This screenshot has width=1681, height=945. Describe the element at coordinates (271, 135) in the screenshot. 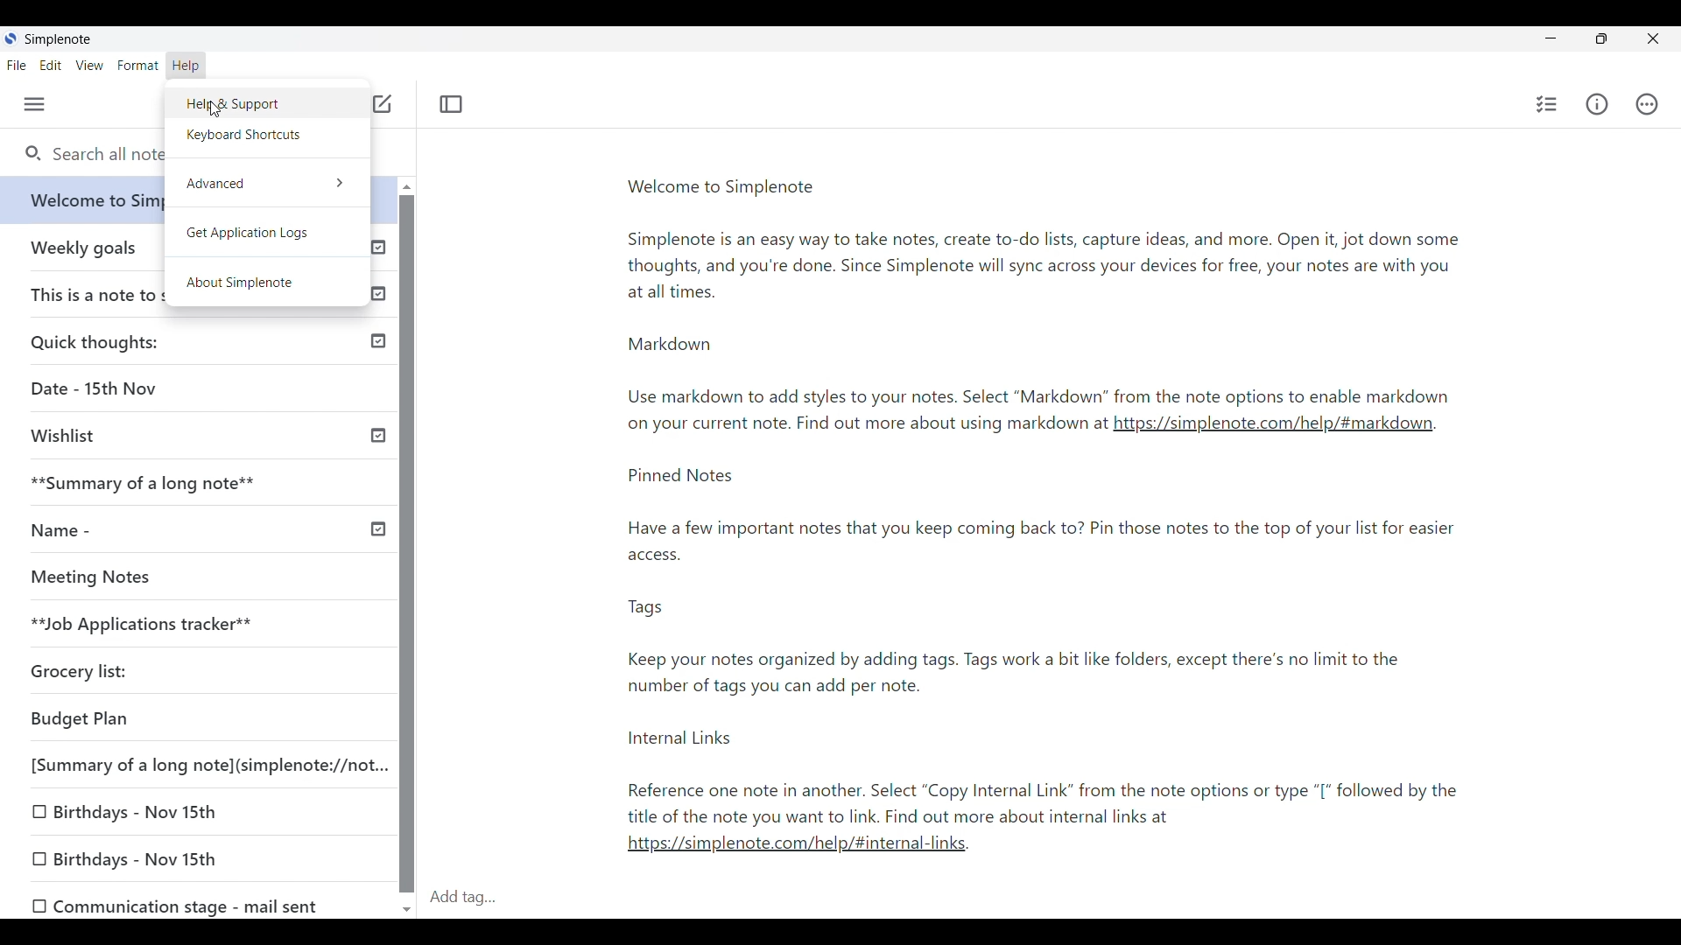

I see `Keyboard shortcuts` at that location.